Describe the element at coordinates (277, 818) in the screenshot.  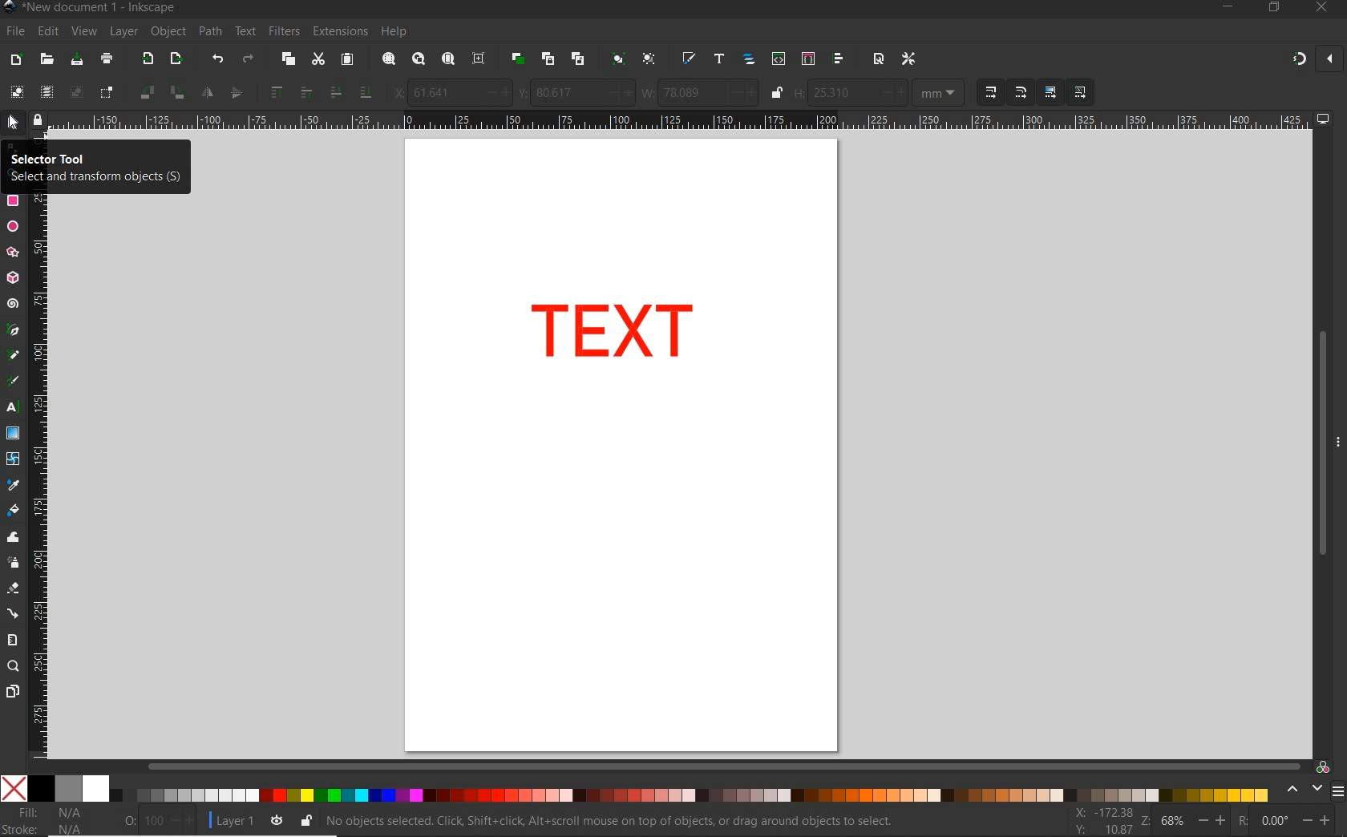
I see `toggle current layer visibility` at that location.